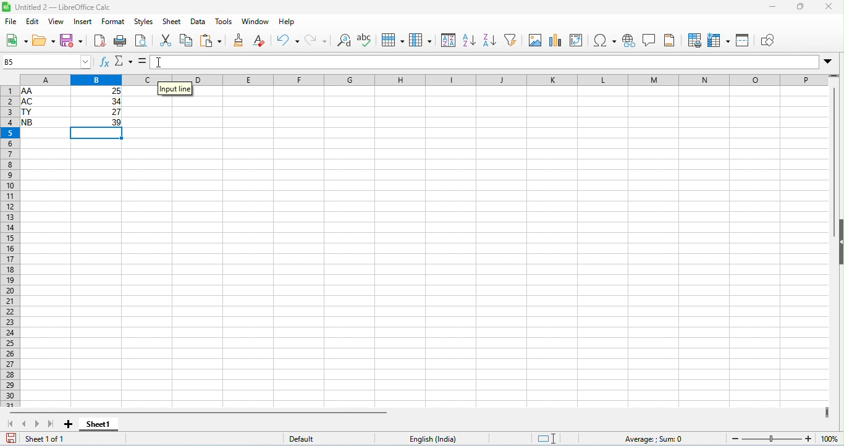  Describe the element at coordinates (199, 413) in the screenshot. I see `horizontal scroll bar` at that location.